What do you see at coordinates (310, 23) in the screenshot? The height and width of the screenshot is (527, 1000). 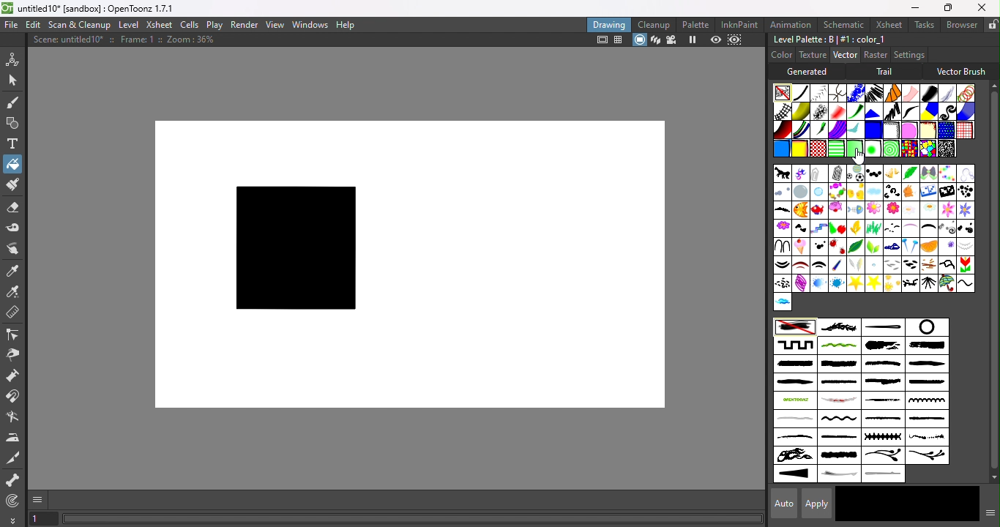 I see `Windows` at bounding box center [310, 23].